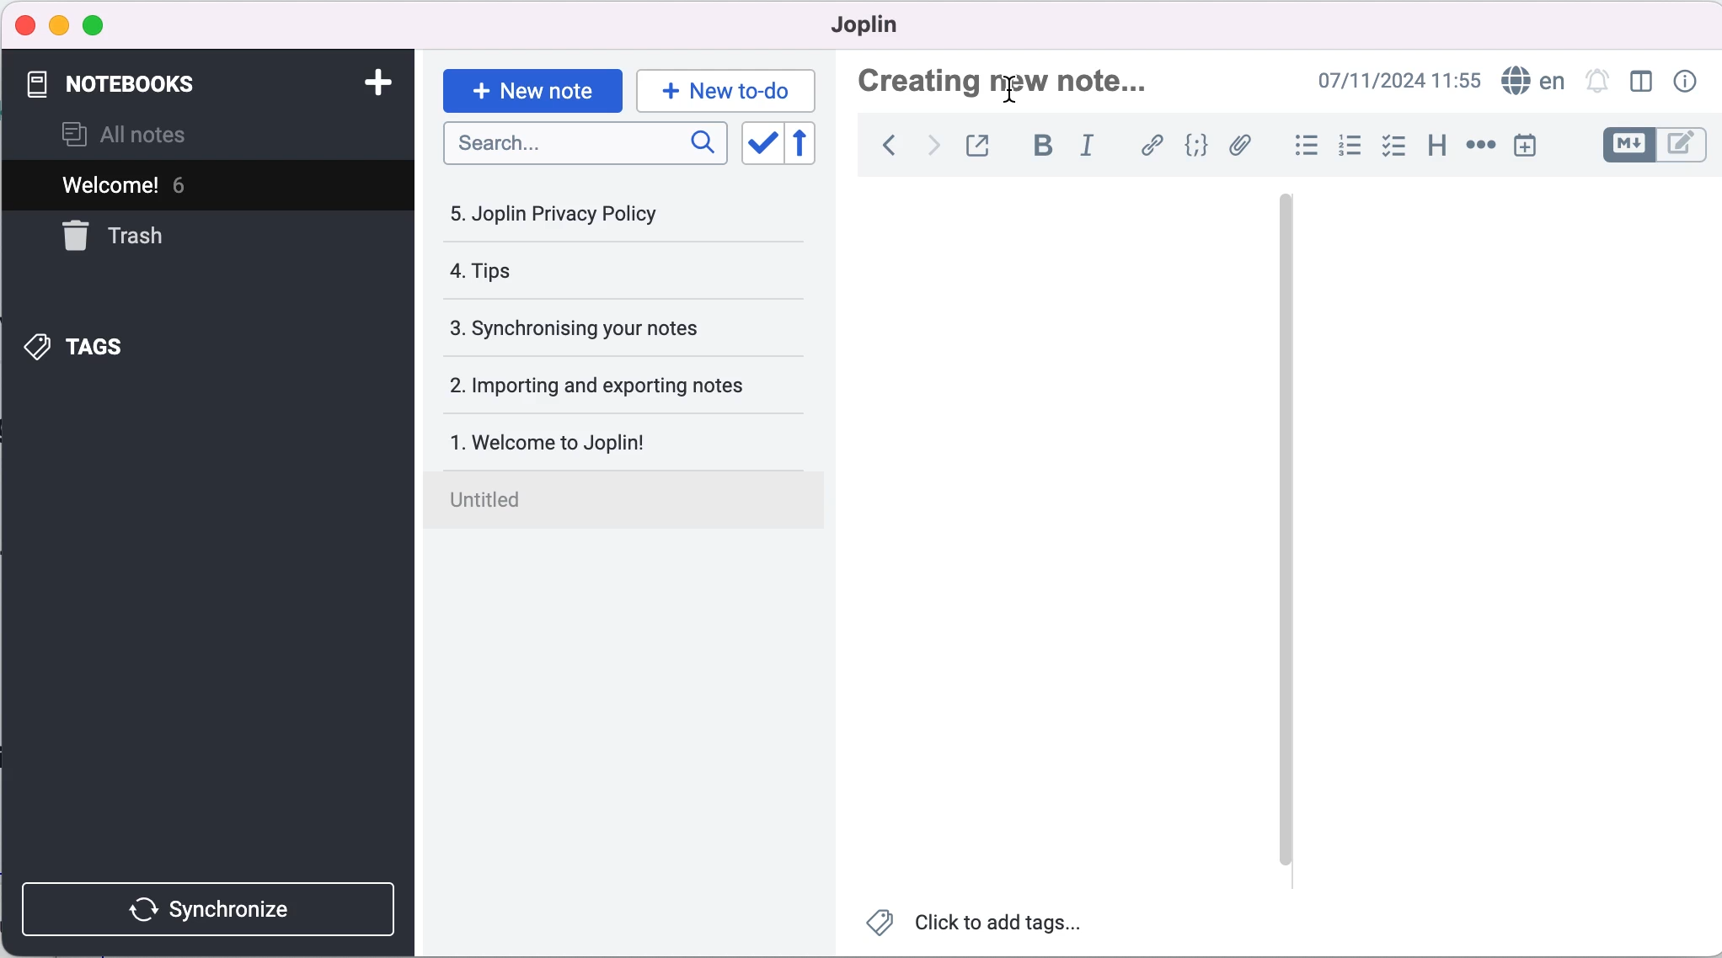 The image size is (1722, 958). I want to click on minimize, so click(58, 26).